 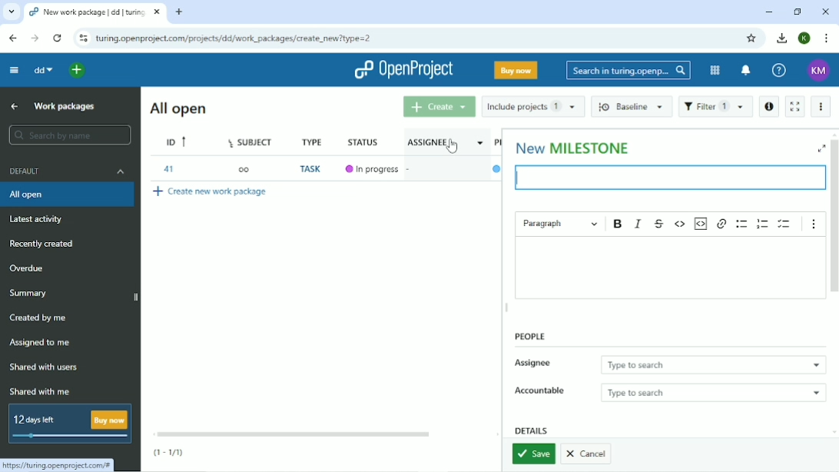 I want to click on Subject, so click(x=253, y=141).